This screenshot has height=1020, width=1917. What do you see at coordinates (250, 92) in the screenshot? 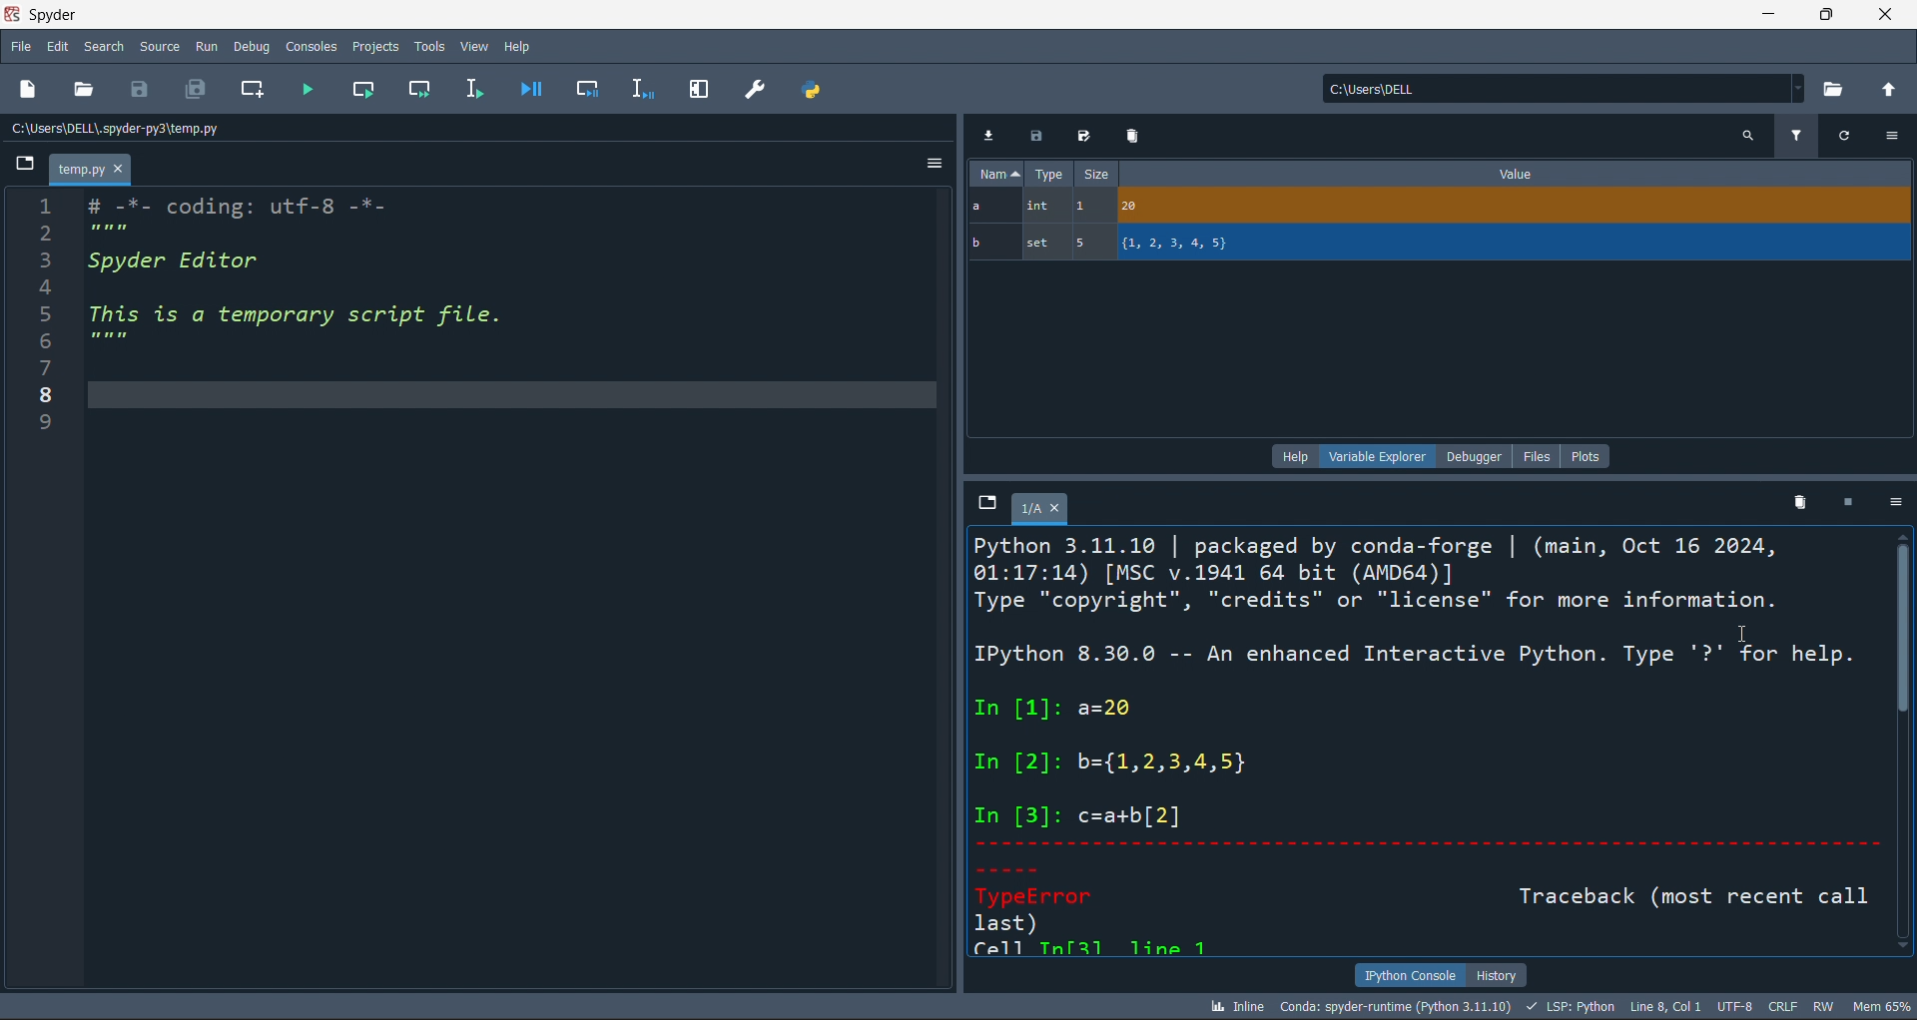
I see `create cell` at bounding box center [250, 92].